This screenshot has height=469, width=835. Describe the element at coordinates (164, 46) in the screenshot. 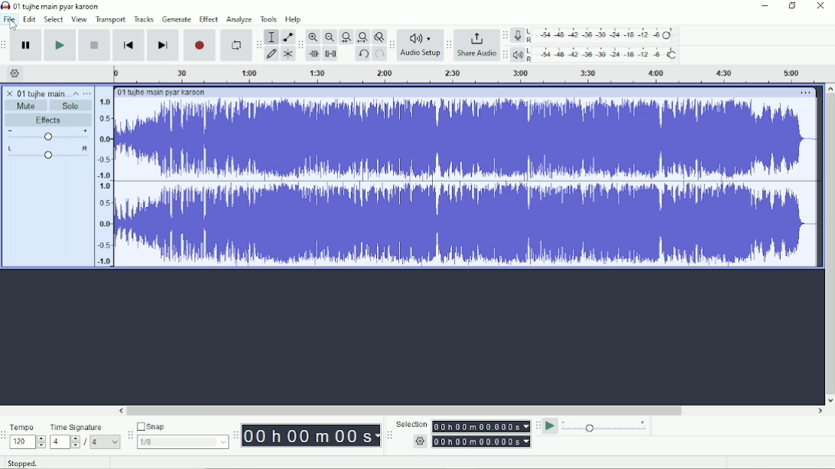

I see `Skip to end` at that location.